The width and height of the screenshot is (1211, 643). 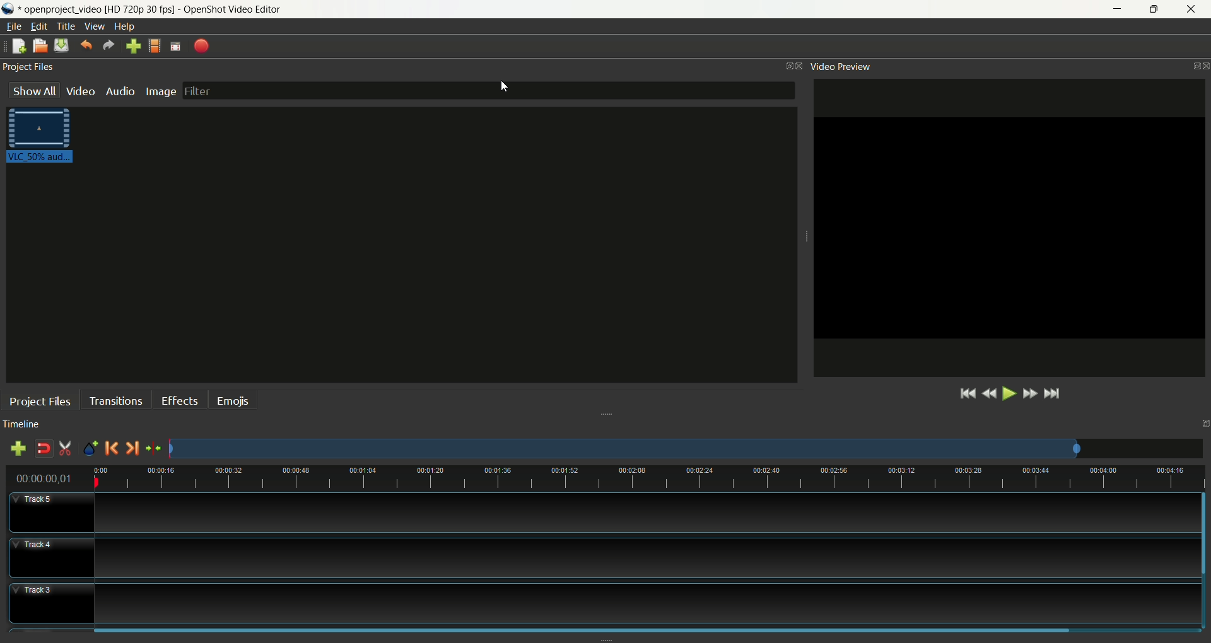 What do you see at coordinates (42, 137) in the screenshot?
I see `video clip` at bounding box center [42, 137].